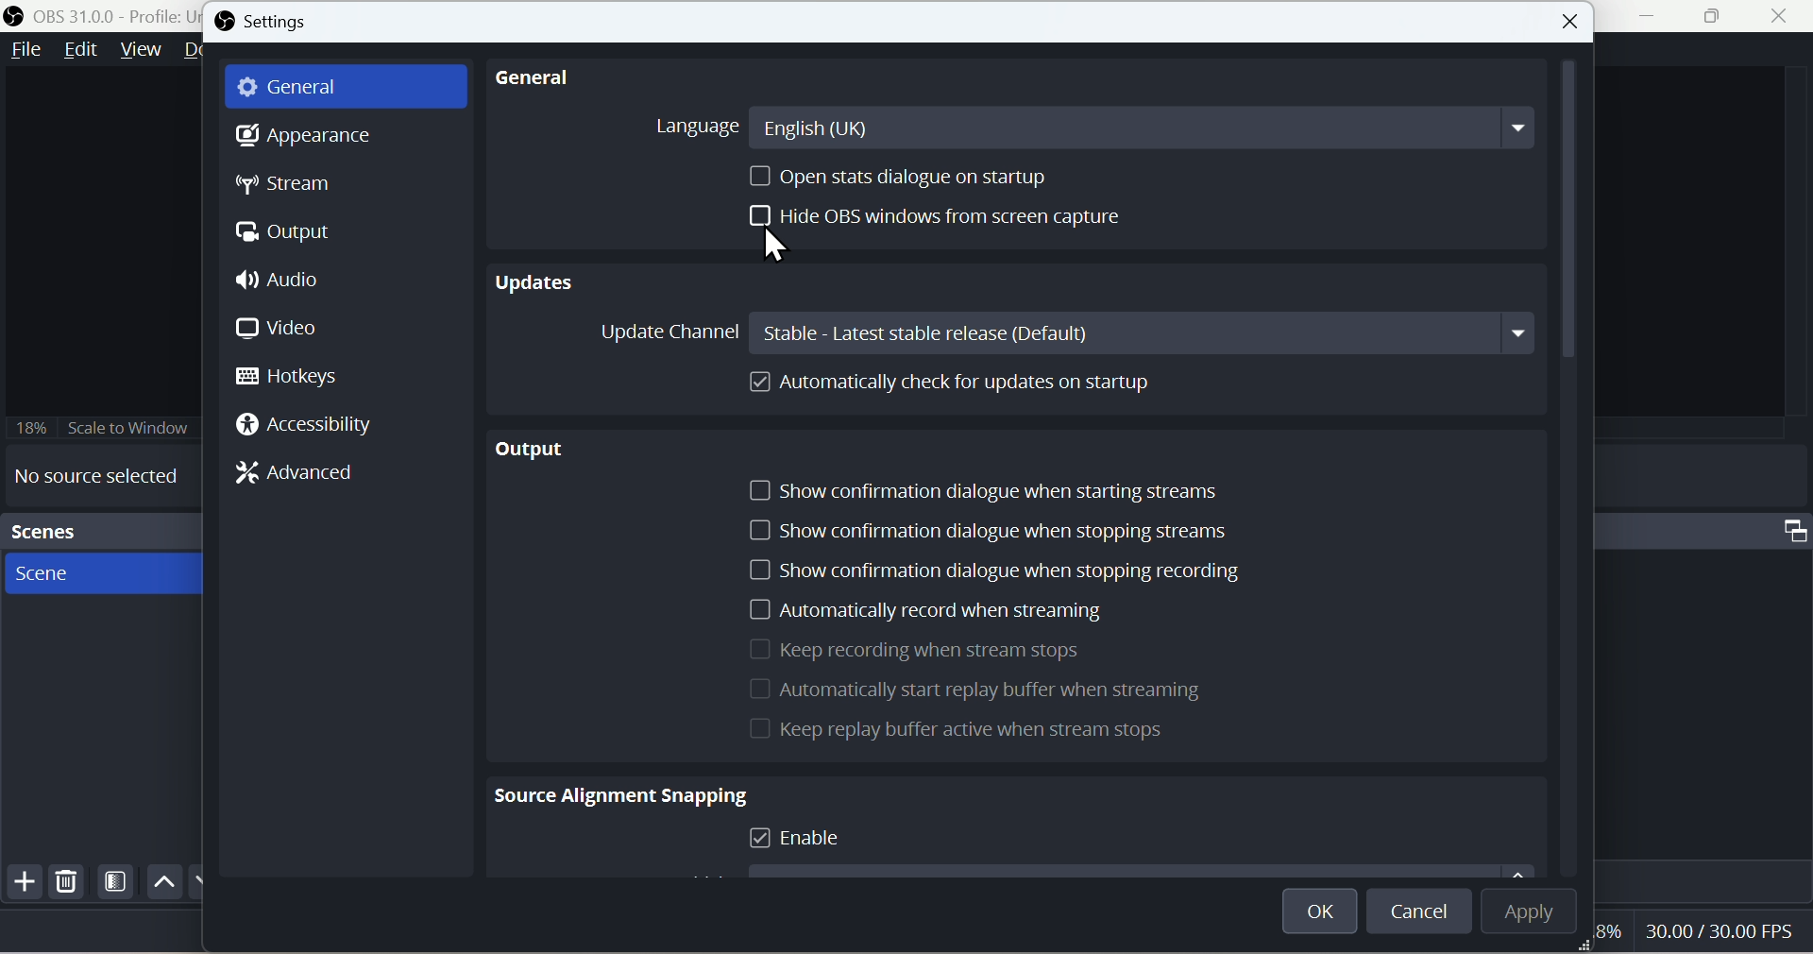 The height and width of the screenshot is (954, 1813). I want to click on Updates, so click(538, 288).